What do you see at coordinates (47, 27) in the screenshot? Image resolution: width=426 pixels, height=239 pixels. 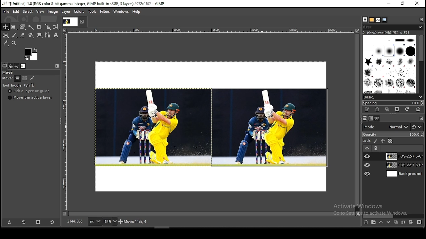 I see `crop tool` at bounding box center [47, 27].